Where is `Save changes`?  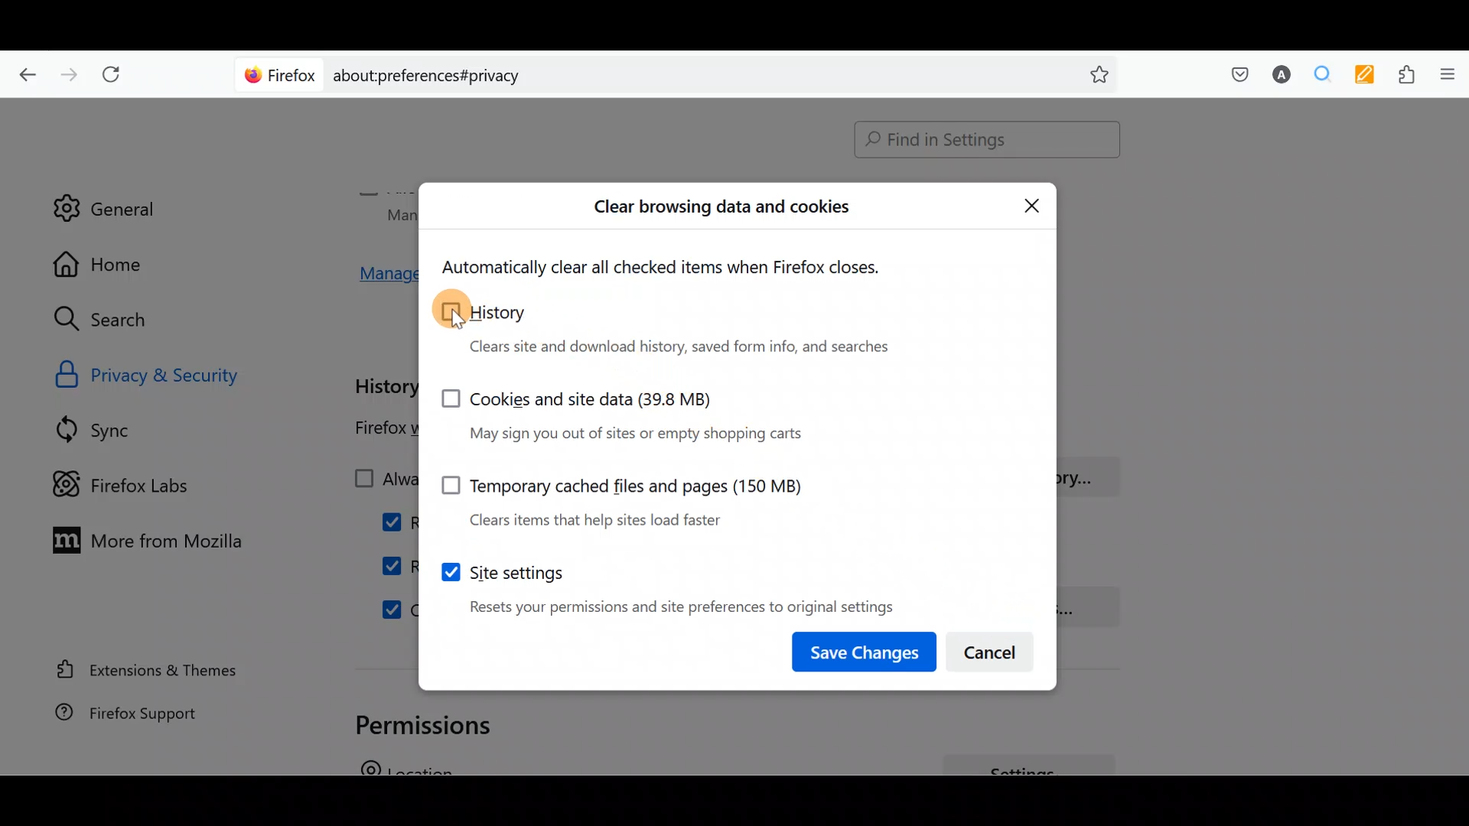 Save changes is located at coordinates (866, 649).